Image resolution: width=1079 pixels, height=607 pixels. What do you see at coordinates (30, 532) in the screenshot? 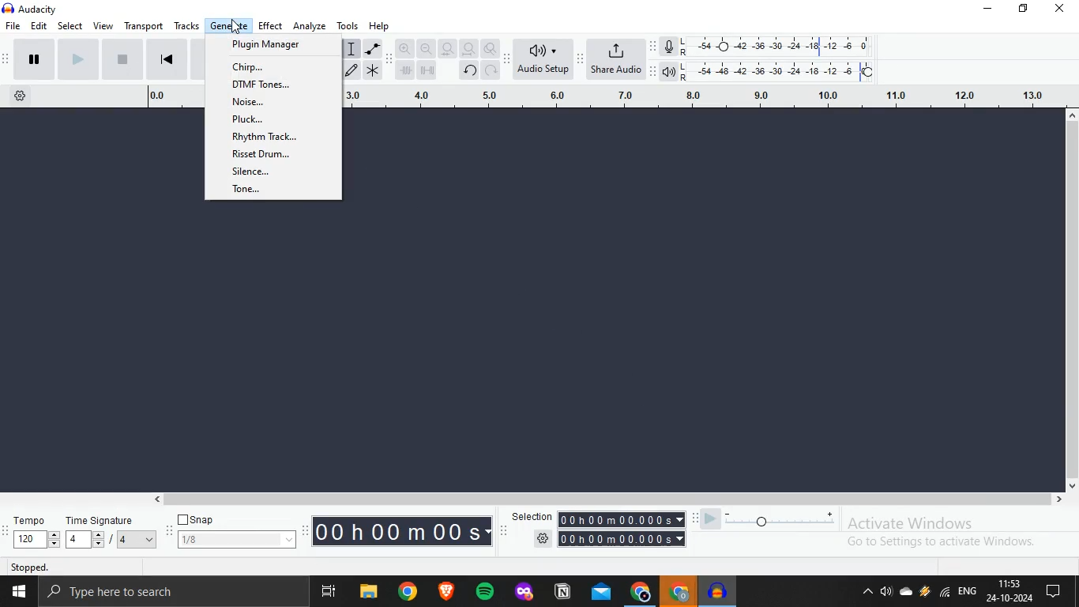
I see `Tempo` at bounding box center [30, 532].